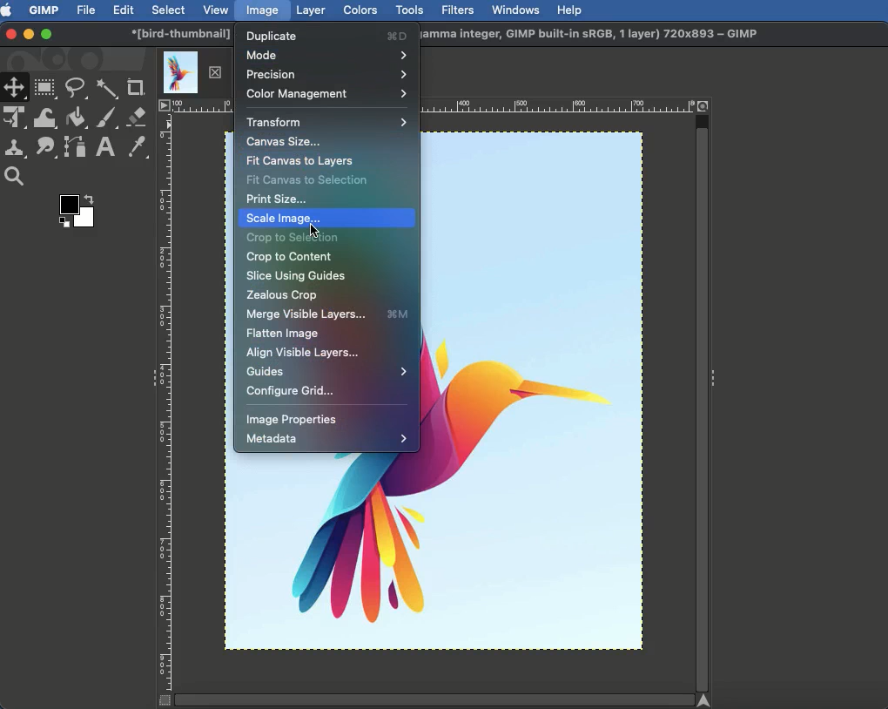 Image resolution: width=888 pixels, height=709 pixels. What do you see at coordinates (329, 438) in the screenshot?
I see `Metadata` at bounding box center [329, 438].